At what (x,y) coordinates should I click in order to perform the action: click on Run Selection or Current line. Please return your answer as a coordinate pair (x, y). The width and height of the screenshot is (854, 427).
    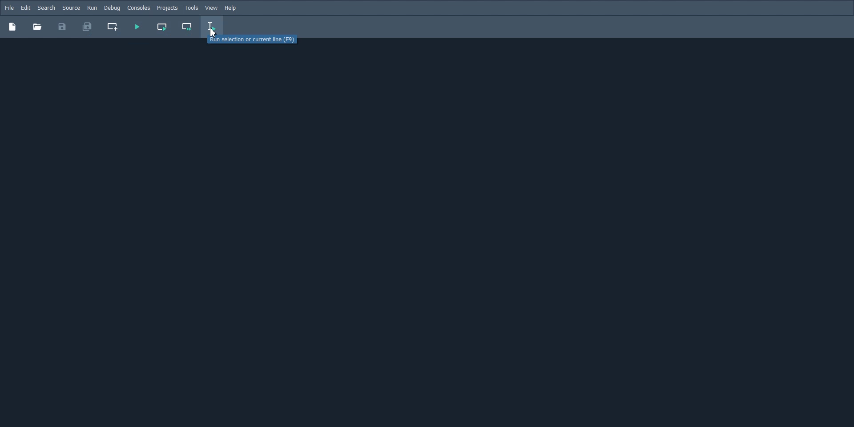
    Looking at the image, I should click on (254, 40).